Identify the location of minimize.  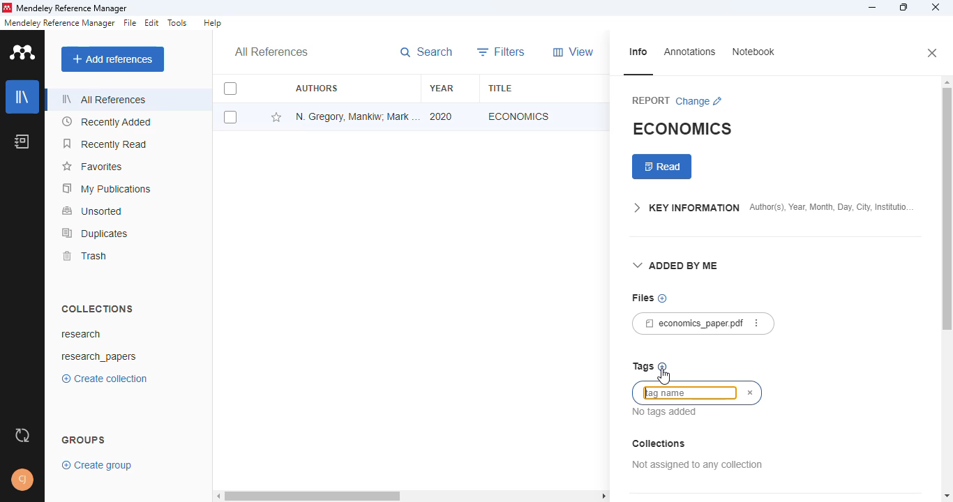
(873, 7).